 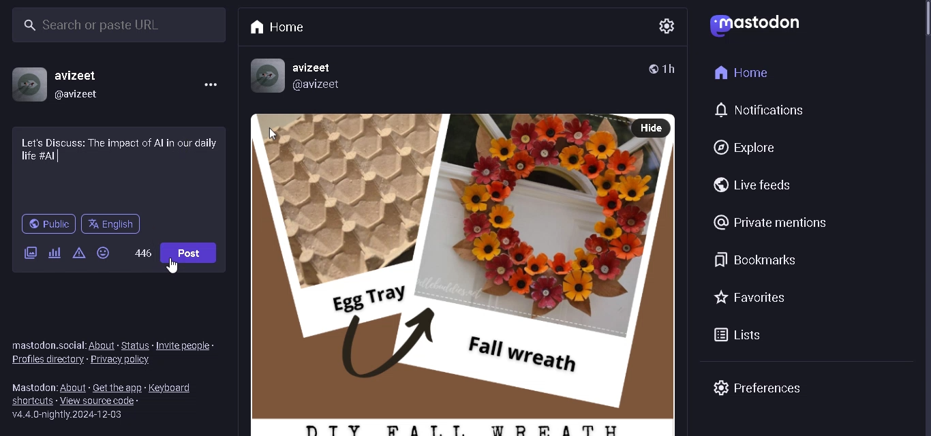 I want to click on TIME POSTED, so click(x=673, y=69).